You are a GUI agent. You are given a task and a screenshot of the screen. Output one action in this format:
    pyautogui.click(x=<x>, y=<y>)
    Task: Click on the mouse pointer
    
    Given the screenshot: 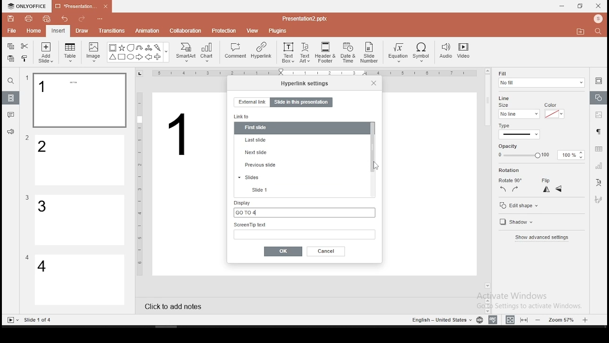 What is the action you would take?
    pyautogui.click(x=376, y=165)
    